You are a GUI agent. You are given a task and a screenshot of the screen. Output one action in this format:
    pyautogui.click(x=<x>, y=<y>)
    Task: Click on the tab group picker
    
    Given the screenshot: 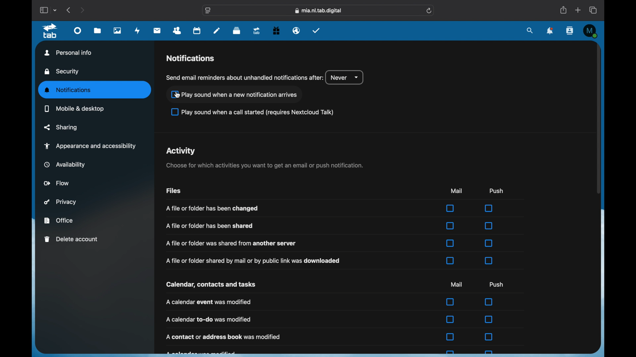 What is the action you would take?
    pyautogui.click(x=55, y=10)
    